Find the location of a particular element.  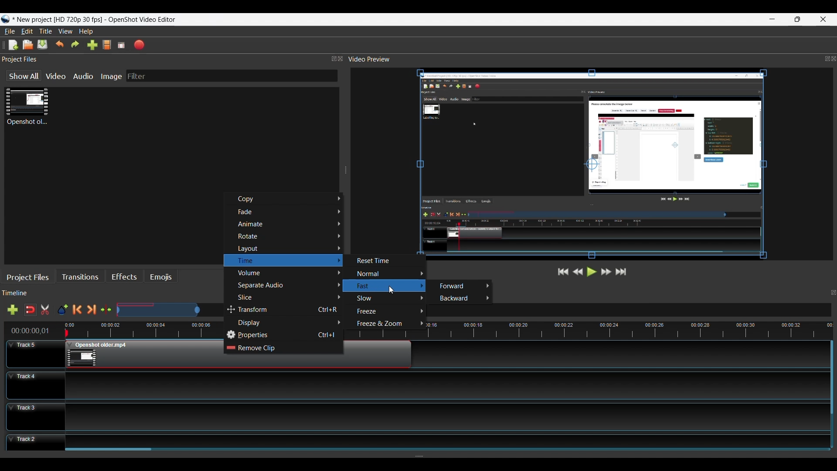

Preview Window is located at coordinates (593, 166).